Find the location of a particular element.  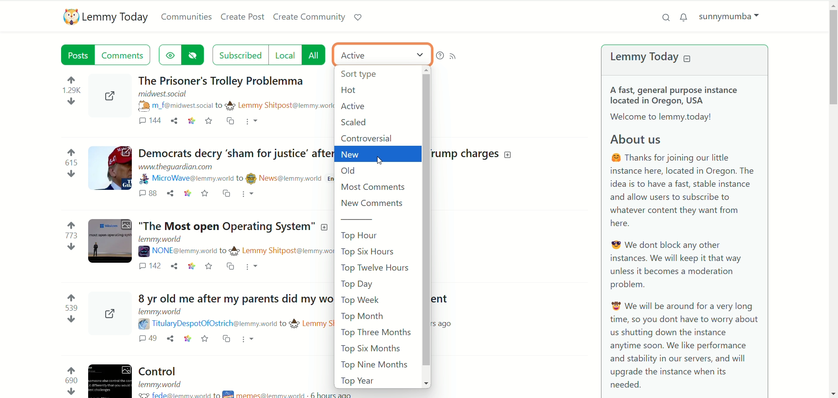

top six hours is located at coordinates (371, 252).